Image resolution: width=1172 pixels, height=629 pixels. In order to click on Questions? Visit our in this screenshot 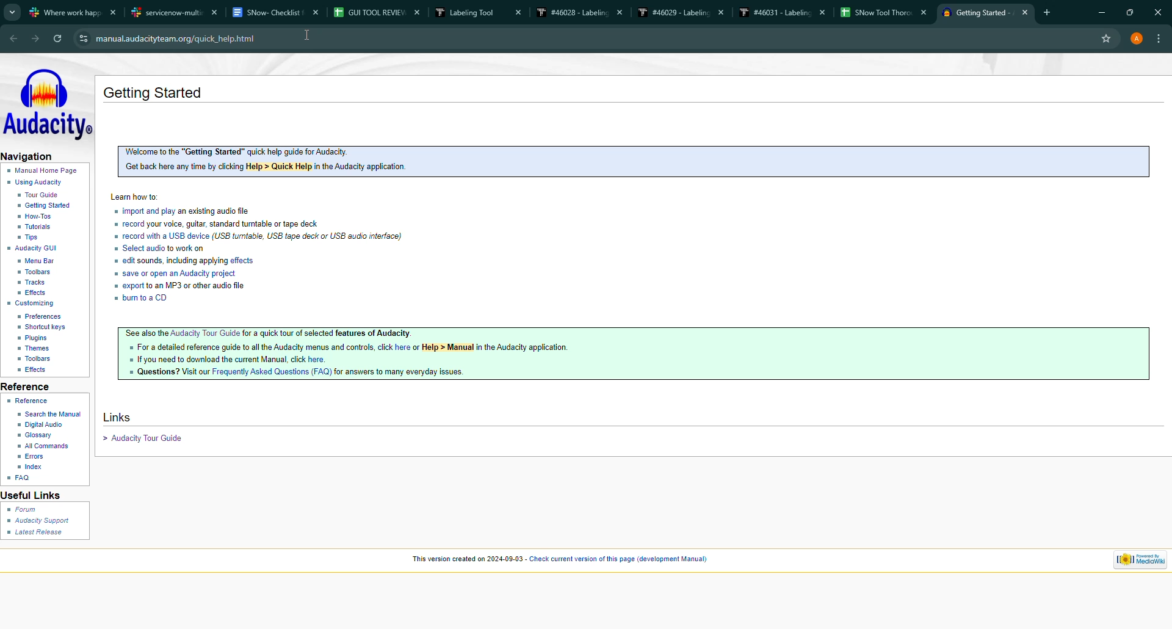, I will do `click(167, 373)`.